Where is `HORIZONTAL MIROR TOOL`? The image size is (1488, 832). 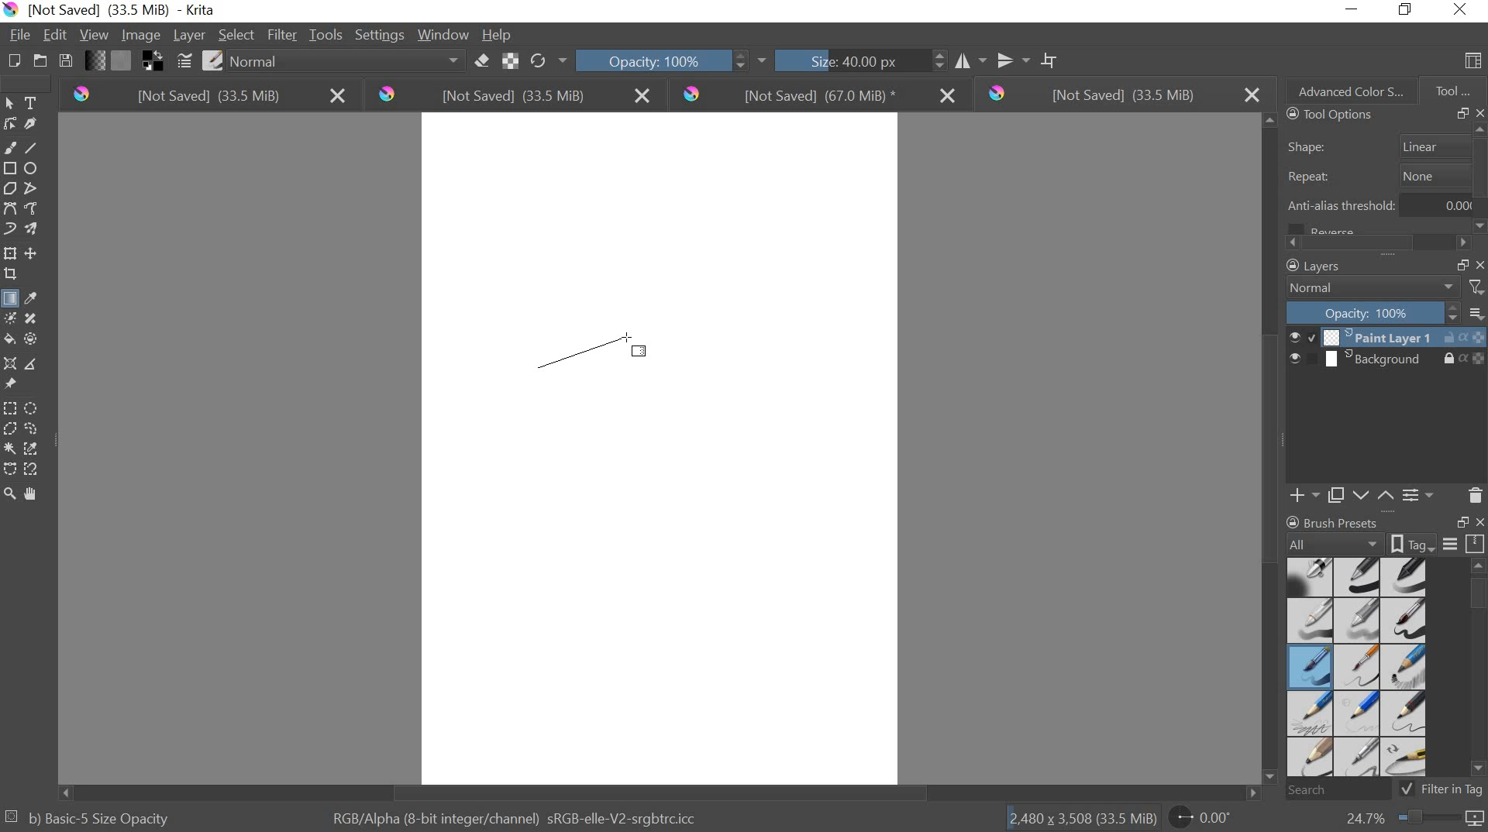
HORIZONTAL MIROR TOOL is located at coordinates (948, 58).